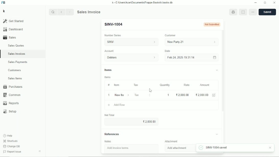 Image resolution: width=279 pixels, height=157 pixels. What do you see at coordinates (205, 85) in the screenshot?
I see `Amount` at bounding box center [205, 85].